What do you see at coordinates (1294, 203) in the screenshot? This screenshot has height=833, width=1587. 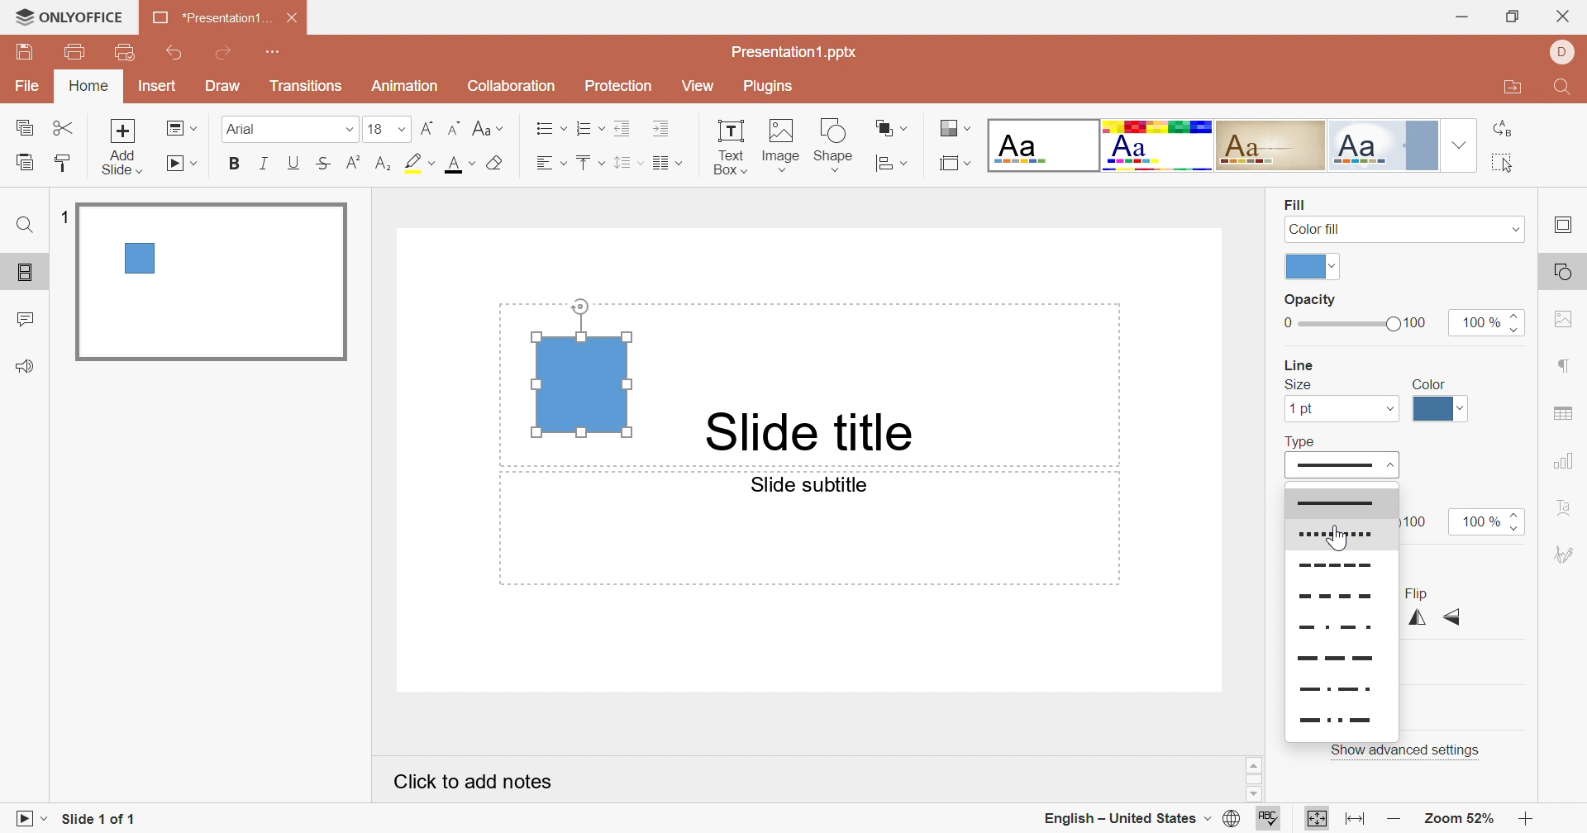 I see `Fill` at bounding box center [1294, 203].